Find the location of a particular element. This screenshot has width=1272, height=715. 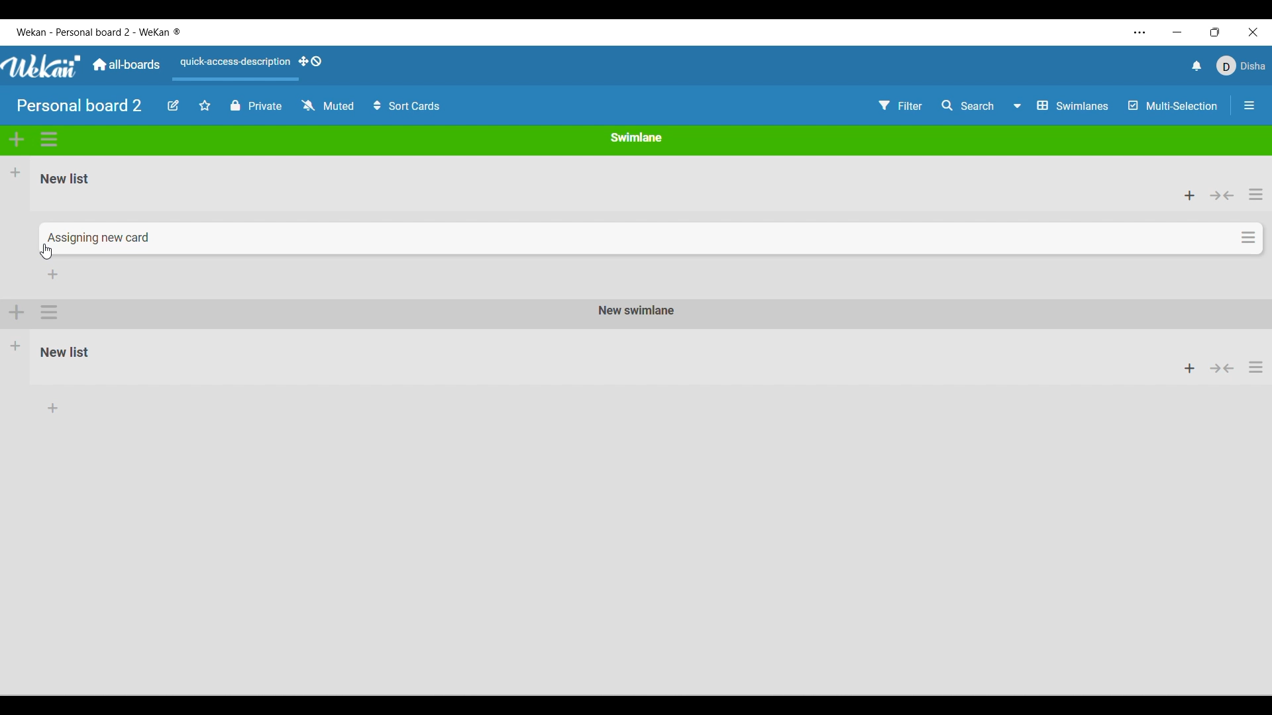

Software and board logo is located at coordinates (99, 32).